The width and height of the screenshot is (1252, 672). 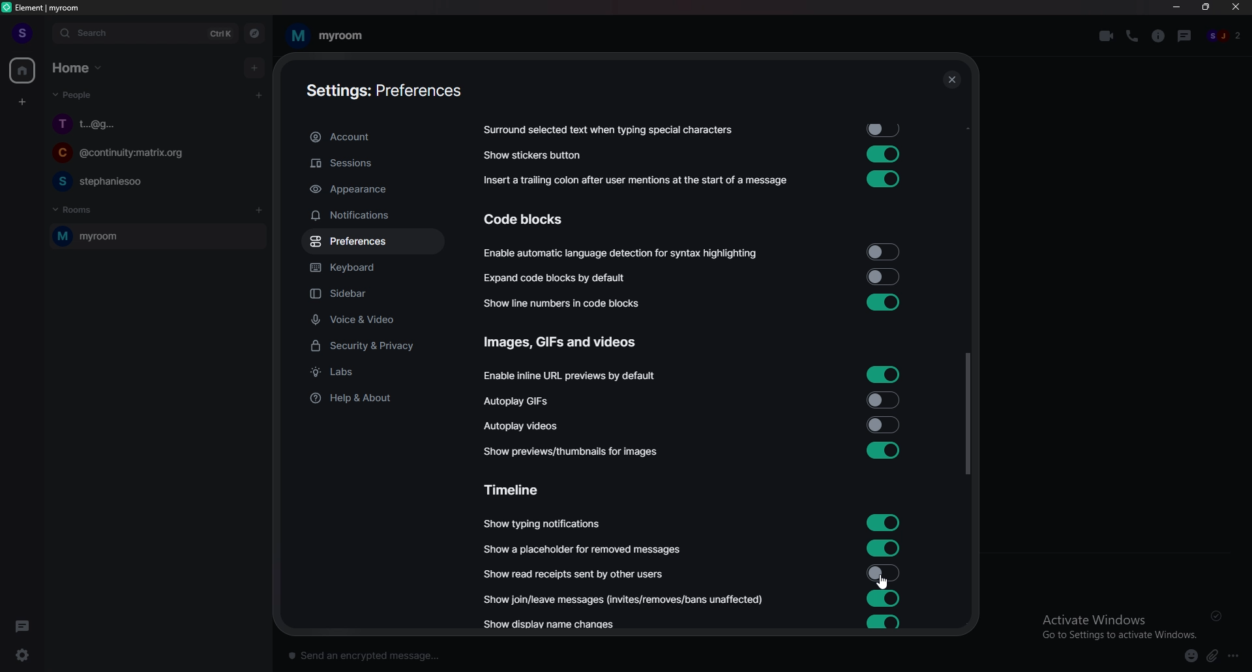 I want to click on add, so click(x=256, y=67).